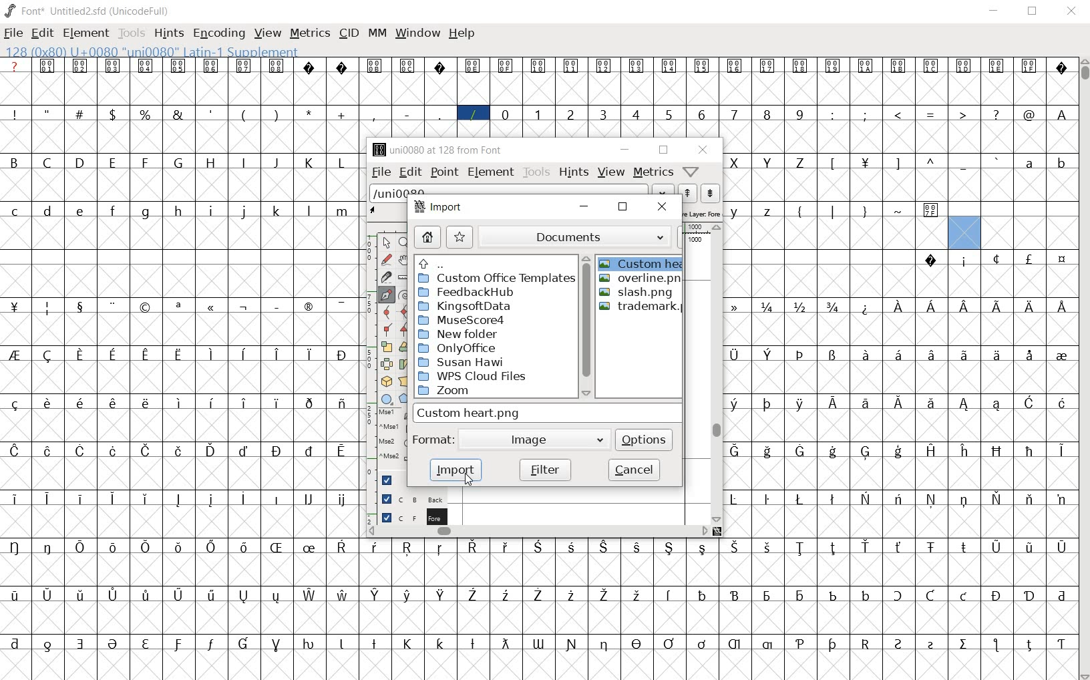 This screenshot has width=1090, height=680. Describe the element at coordinates (604, 645) in the screenshot. I see `glyph` at that location.